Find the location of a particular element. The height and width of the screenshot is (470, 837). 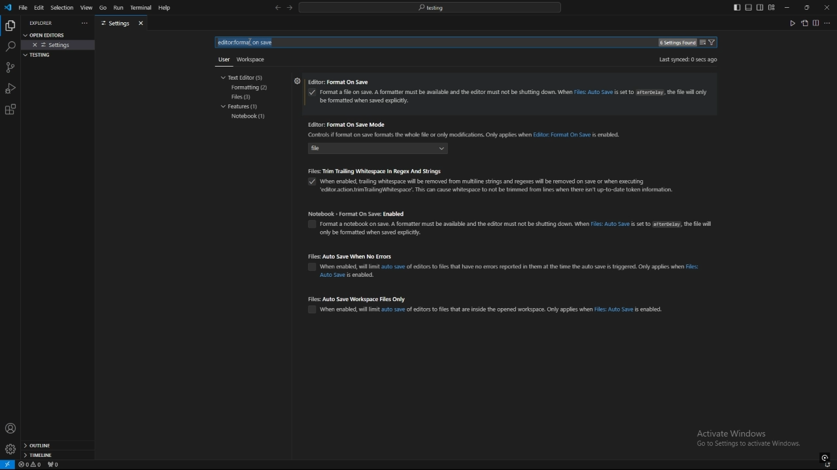

file is located at coordinates (388, 150).